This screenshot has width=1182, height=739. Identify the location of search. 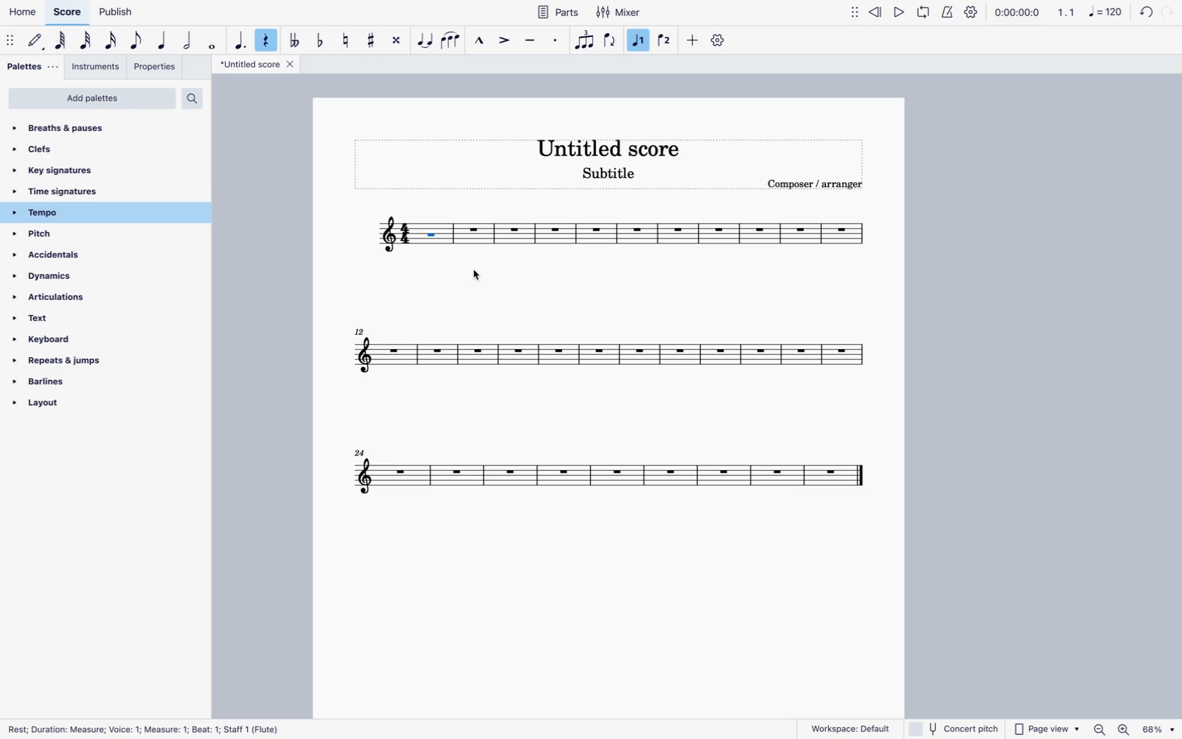
(196, 100).